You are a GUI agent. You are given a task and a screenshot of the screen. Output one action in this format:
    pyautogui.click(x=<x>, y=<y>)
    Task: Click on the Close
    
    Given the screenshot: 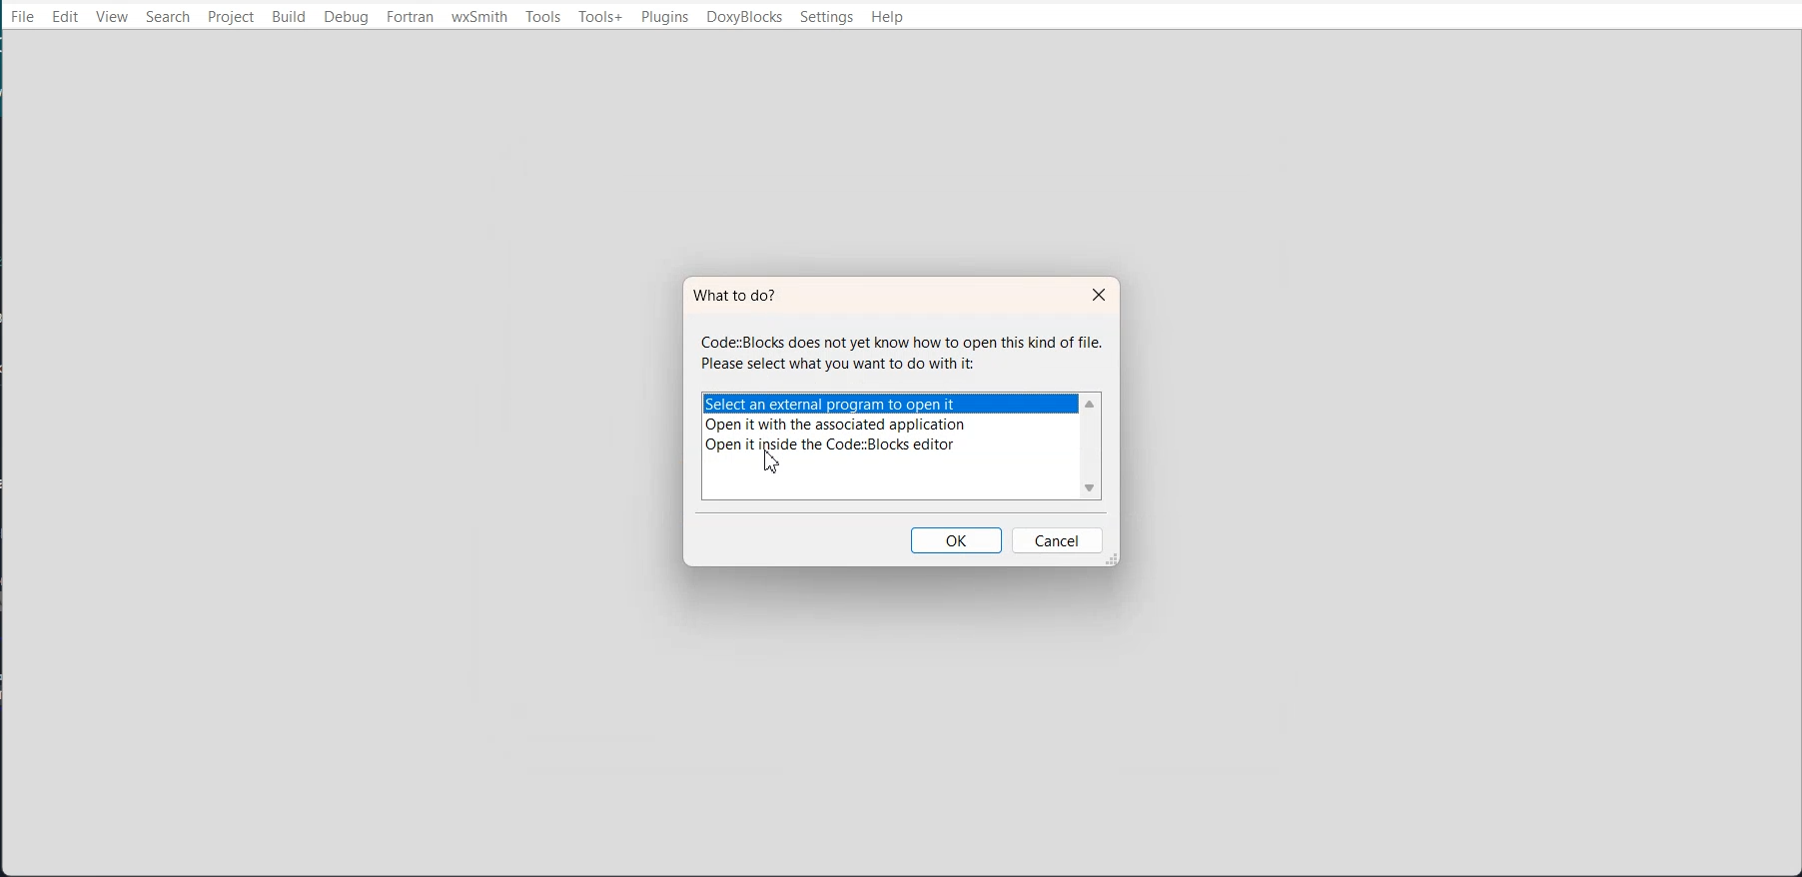 What is the action you would take?
    pyautogui.click(x=1101, y=296)
    